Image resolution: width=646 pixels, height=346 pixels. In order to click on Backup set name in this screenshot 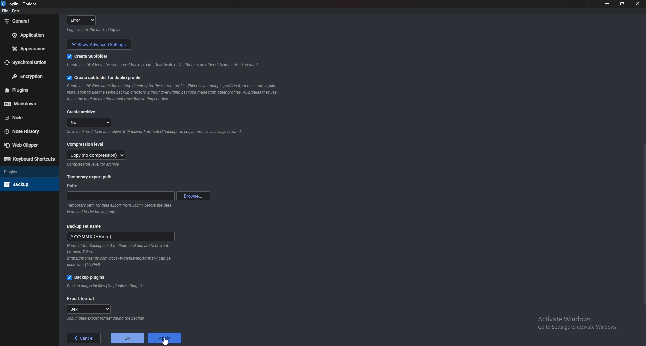, I will do `click(88, 226)`.